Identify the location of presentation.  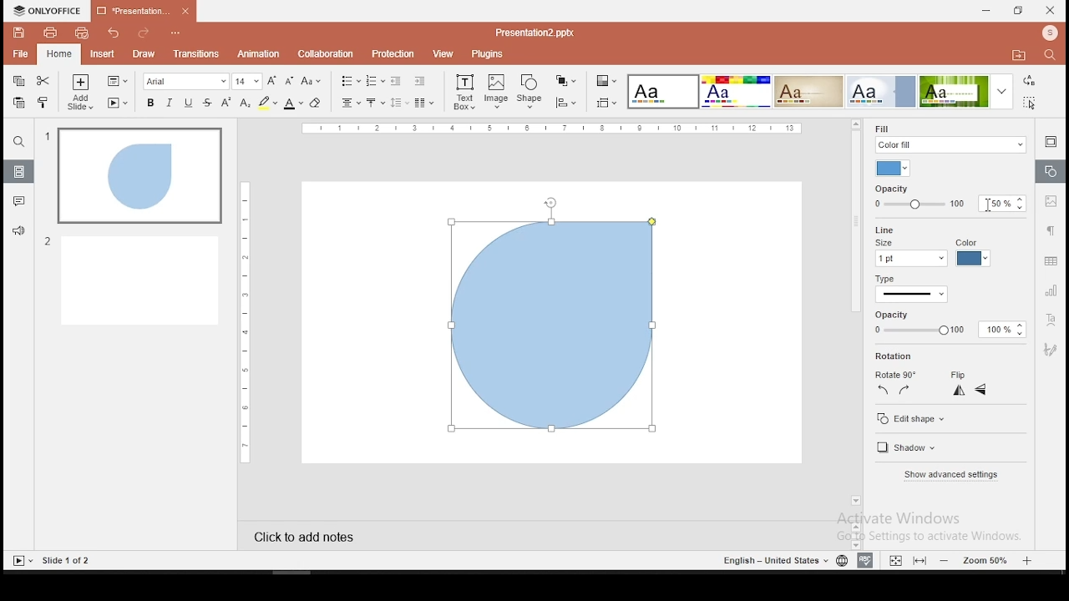
(142, 12).